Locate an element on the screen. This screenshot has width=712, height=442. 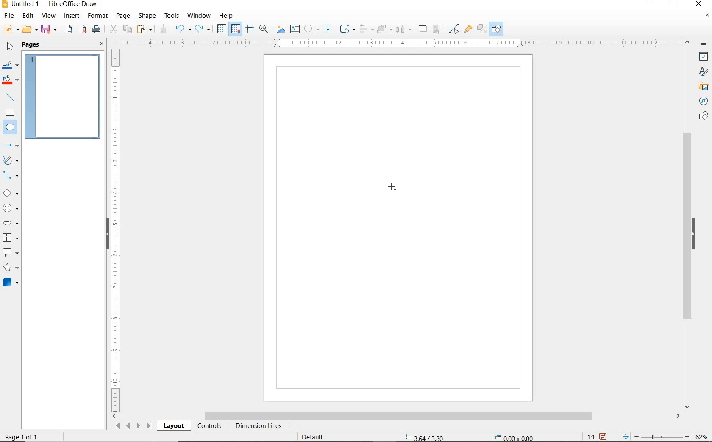
HELPLINES WHILE MOVING is located at coordinates (250, 29).